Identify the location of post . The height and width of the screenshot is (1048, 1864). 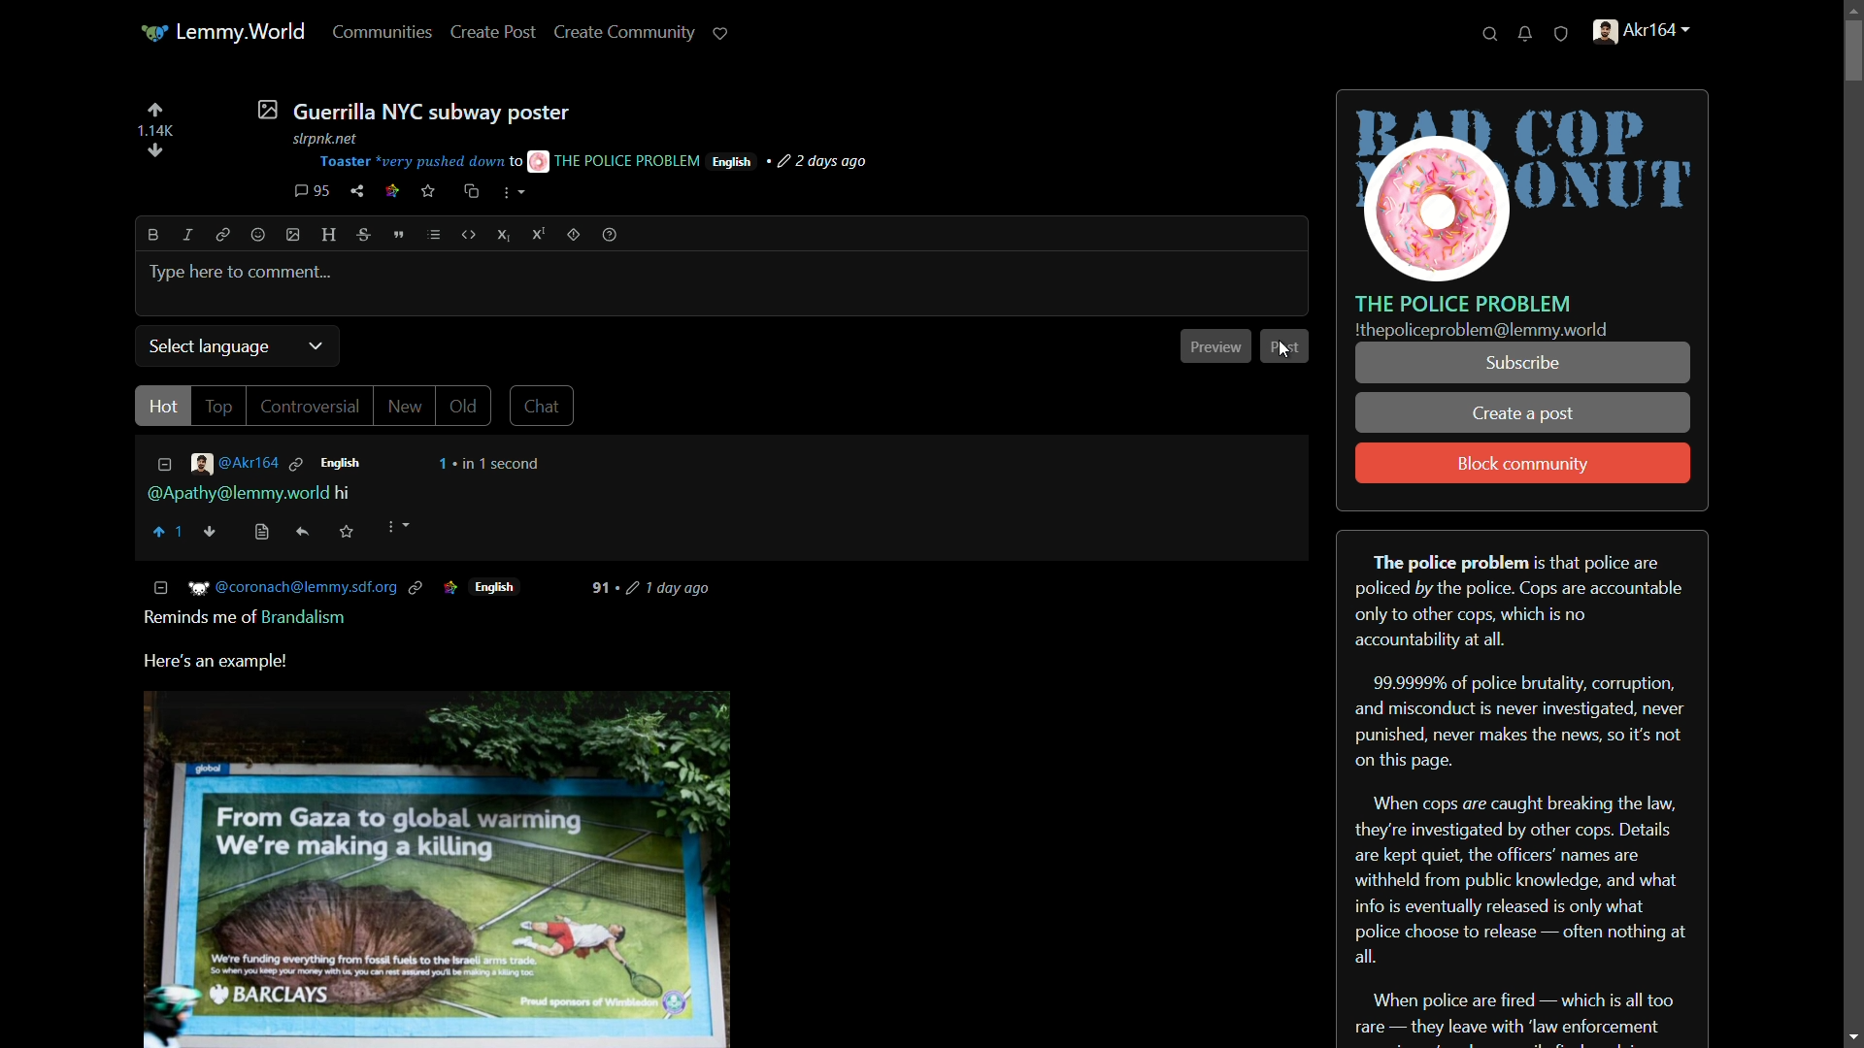
(1288, 343).